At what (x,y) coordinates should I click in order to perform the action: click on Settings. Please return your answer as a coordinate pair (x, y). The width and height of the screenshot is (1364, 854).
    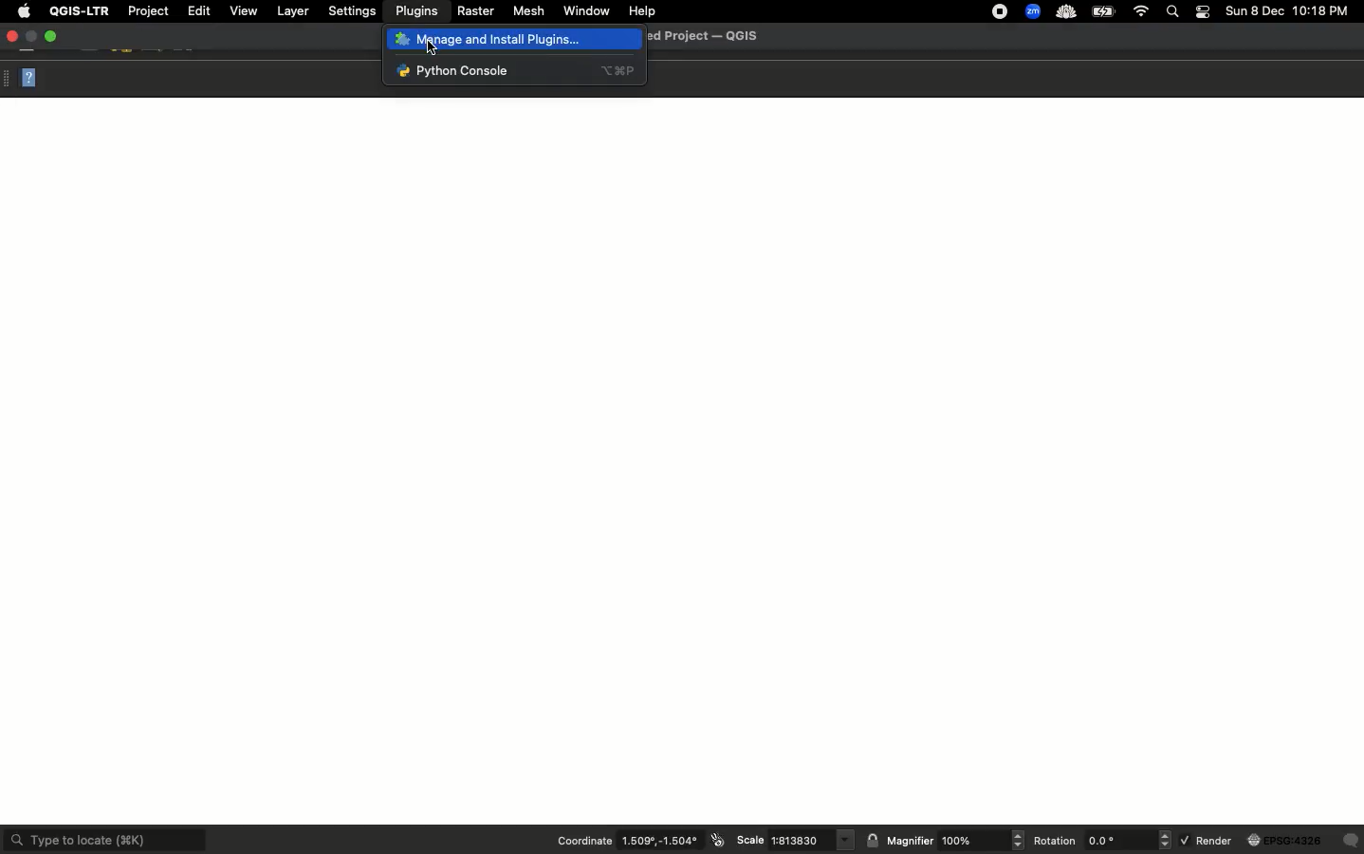
    Looking at the image, I should click on (353, 10).